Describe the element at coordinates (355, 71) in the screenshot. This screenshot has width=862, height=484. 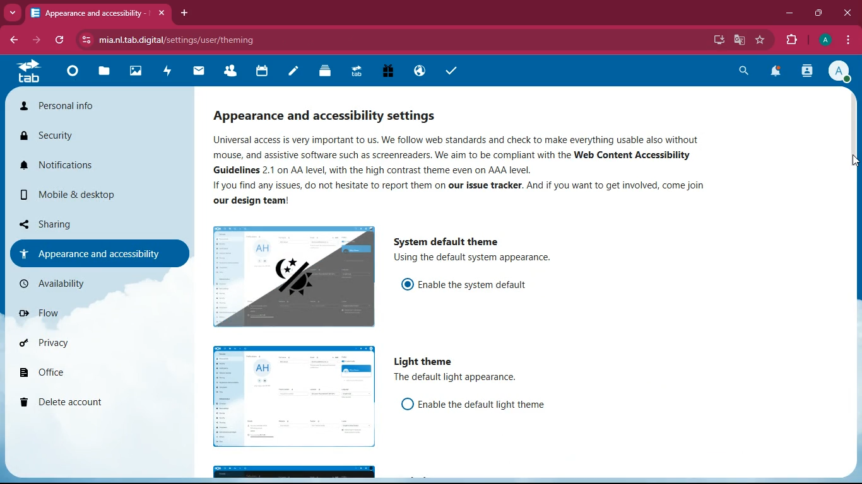
I see `tab` at that location.